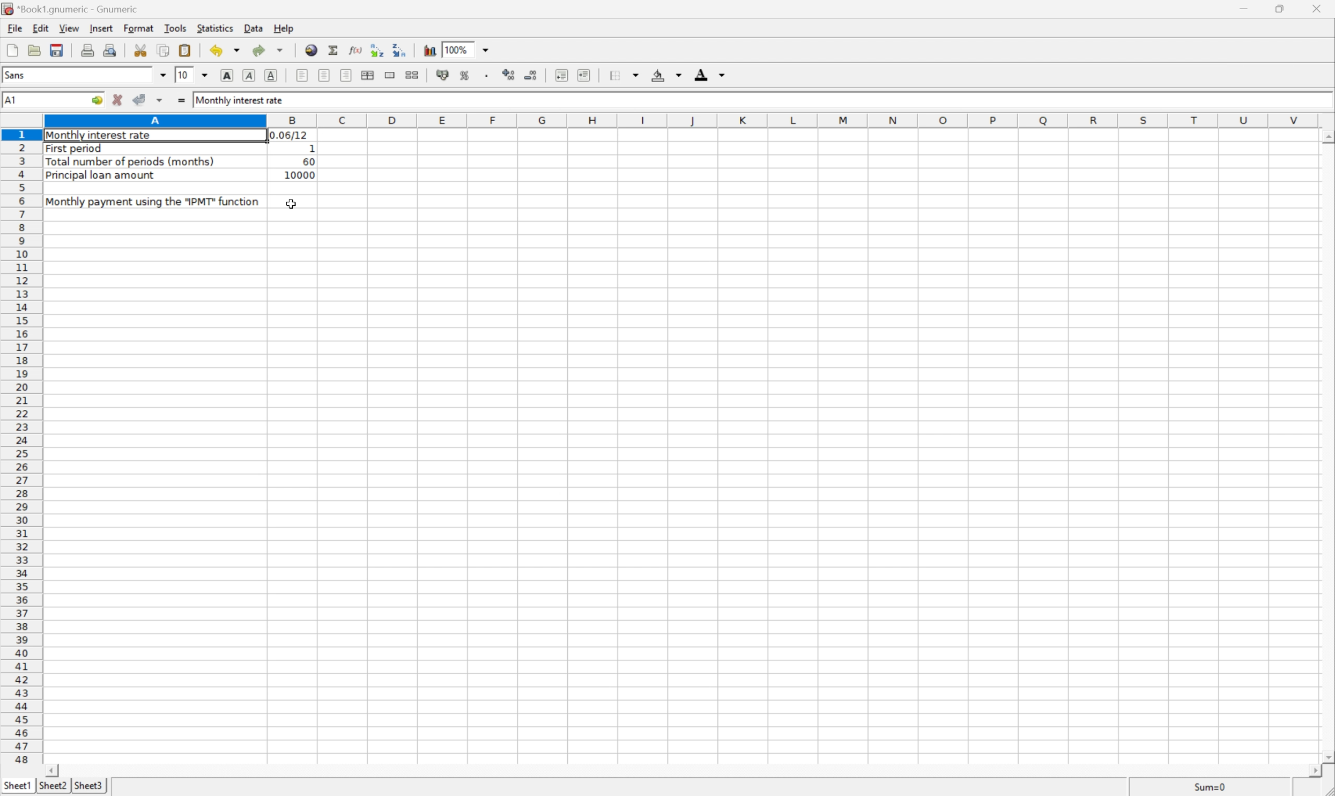 This screenshot has height=796, width=1335. Describe the element at coordinates (667, 76) in the screenshot. I see `Background` at that location.